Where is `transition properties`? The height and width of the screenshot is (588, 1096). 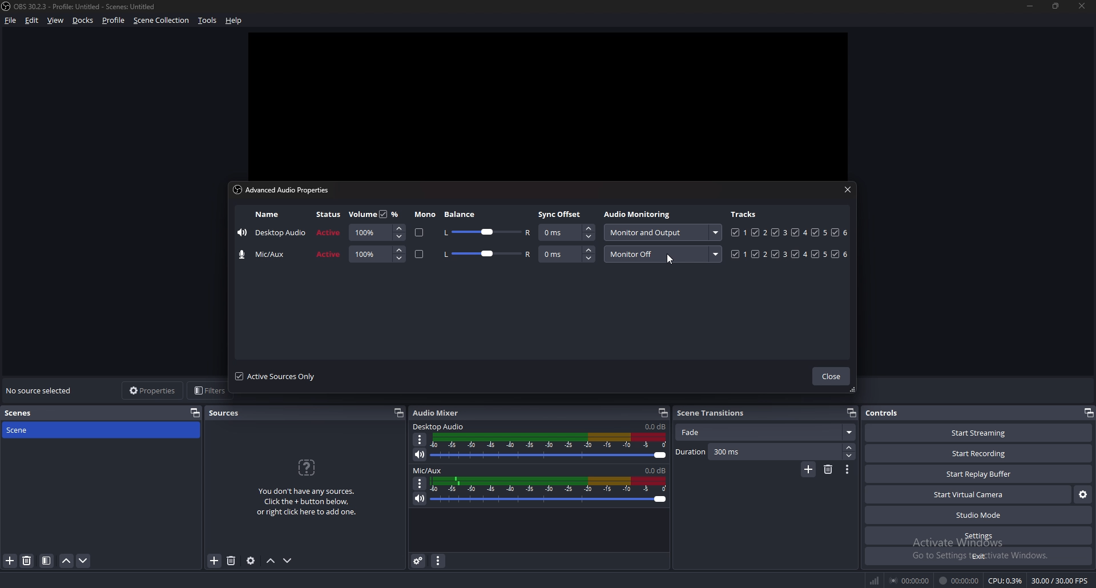 transition properties is located at coordinates (847, 470).